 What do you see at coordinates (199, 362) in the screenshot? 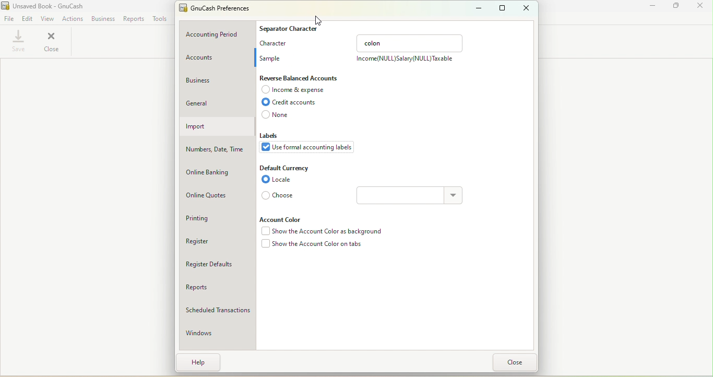
I see `Help` at bounding box center [199, 362].